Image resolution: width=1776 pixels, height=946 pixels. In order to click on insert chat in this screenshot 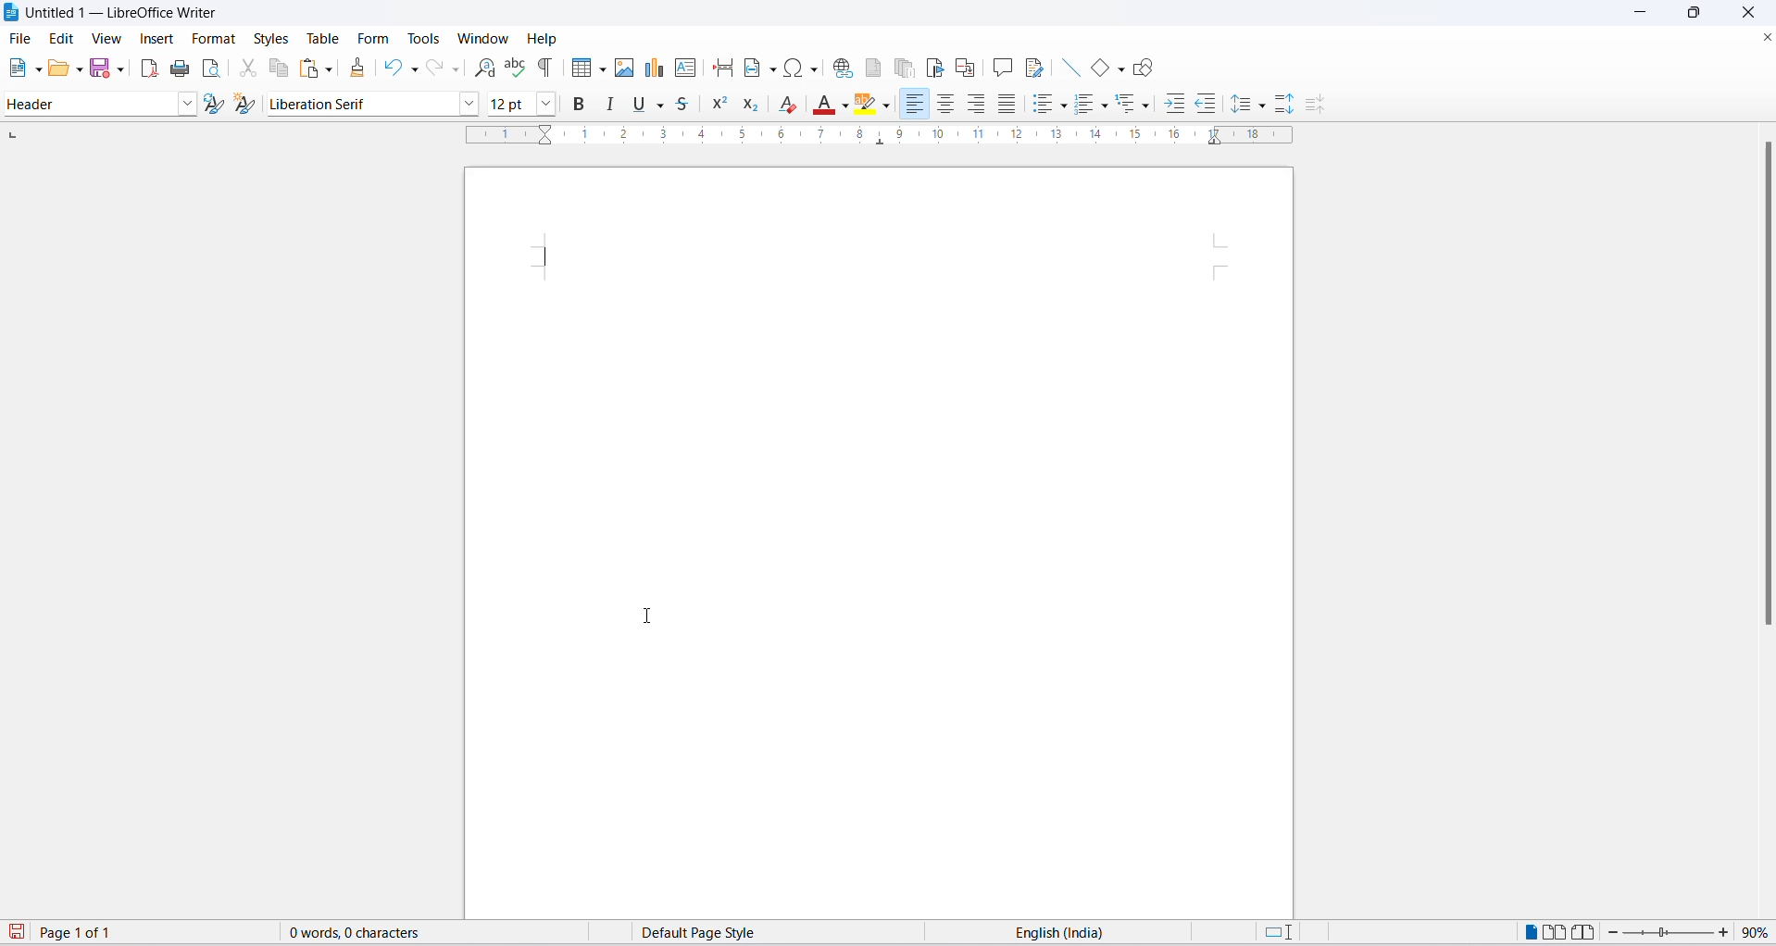, I will do `click(654, 71)`.